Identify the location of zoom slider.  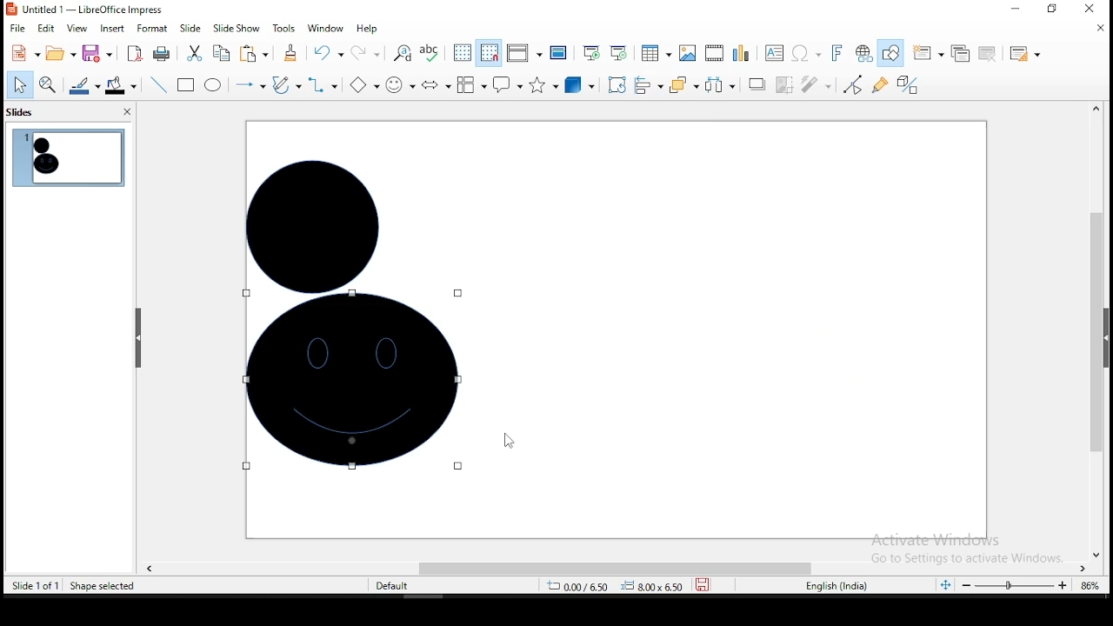
(1010, 587).